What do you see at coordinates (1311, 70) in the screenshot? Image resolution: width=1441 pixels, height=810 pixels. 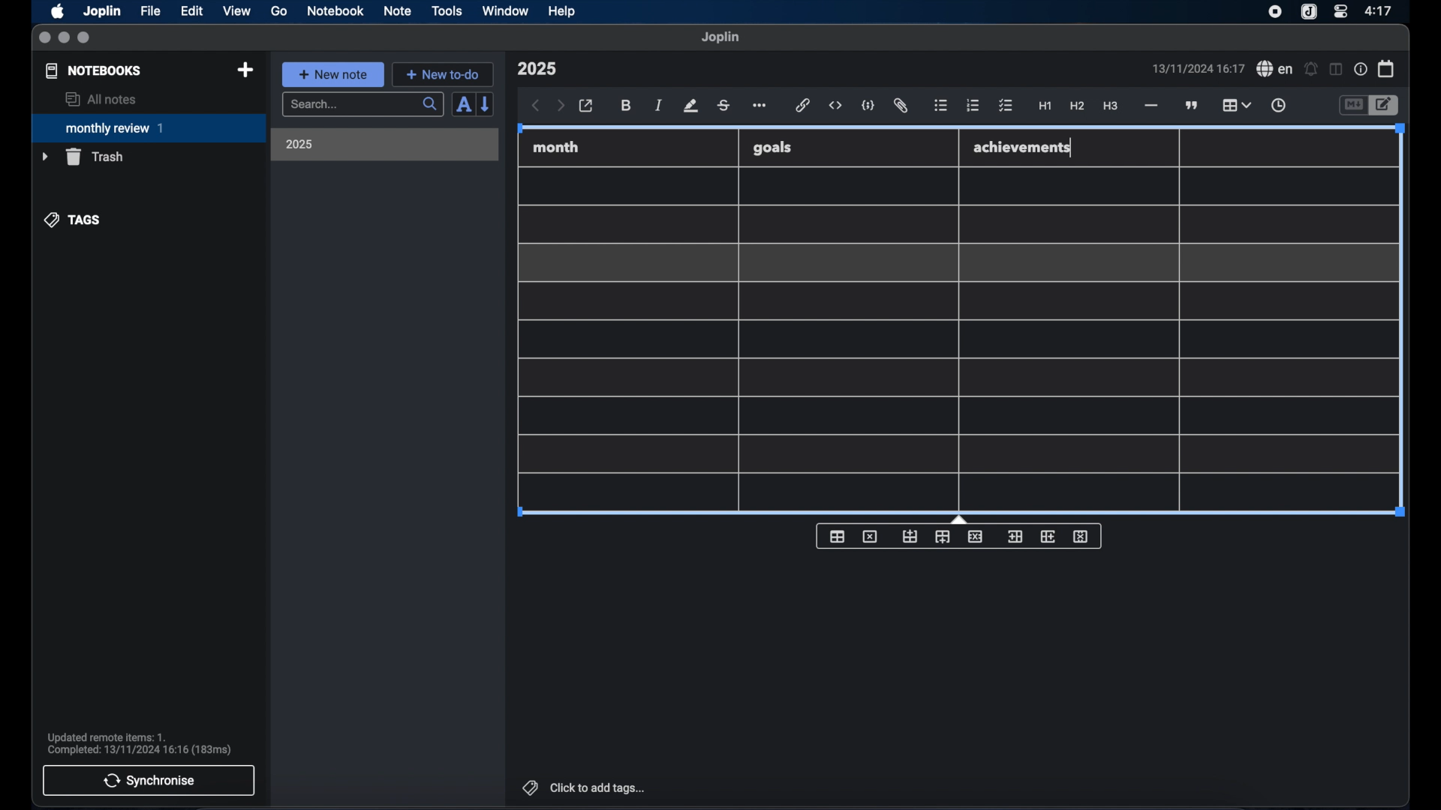 I see `set alarm` at bounding box center [1311, 70].